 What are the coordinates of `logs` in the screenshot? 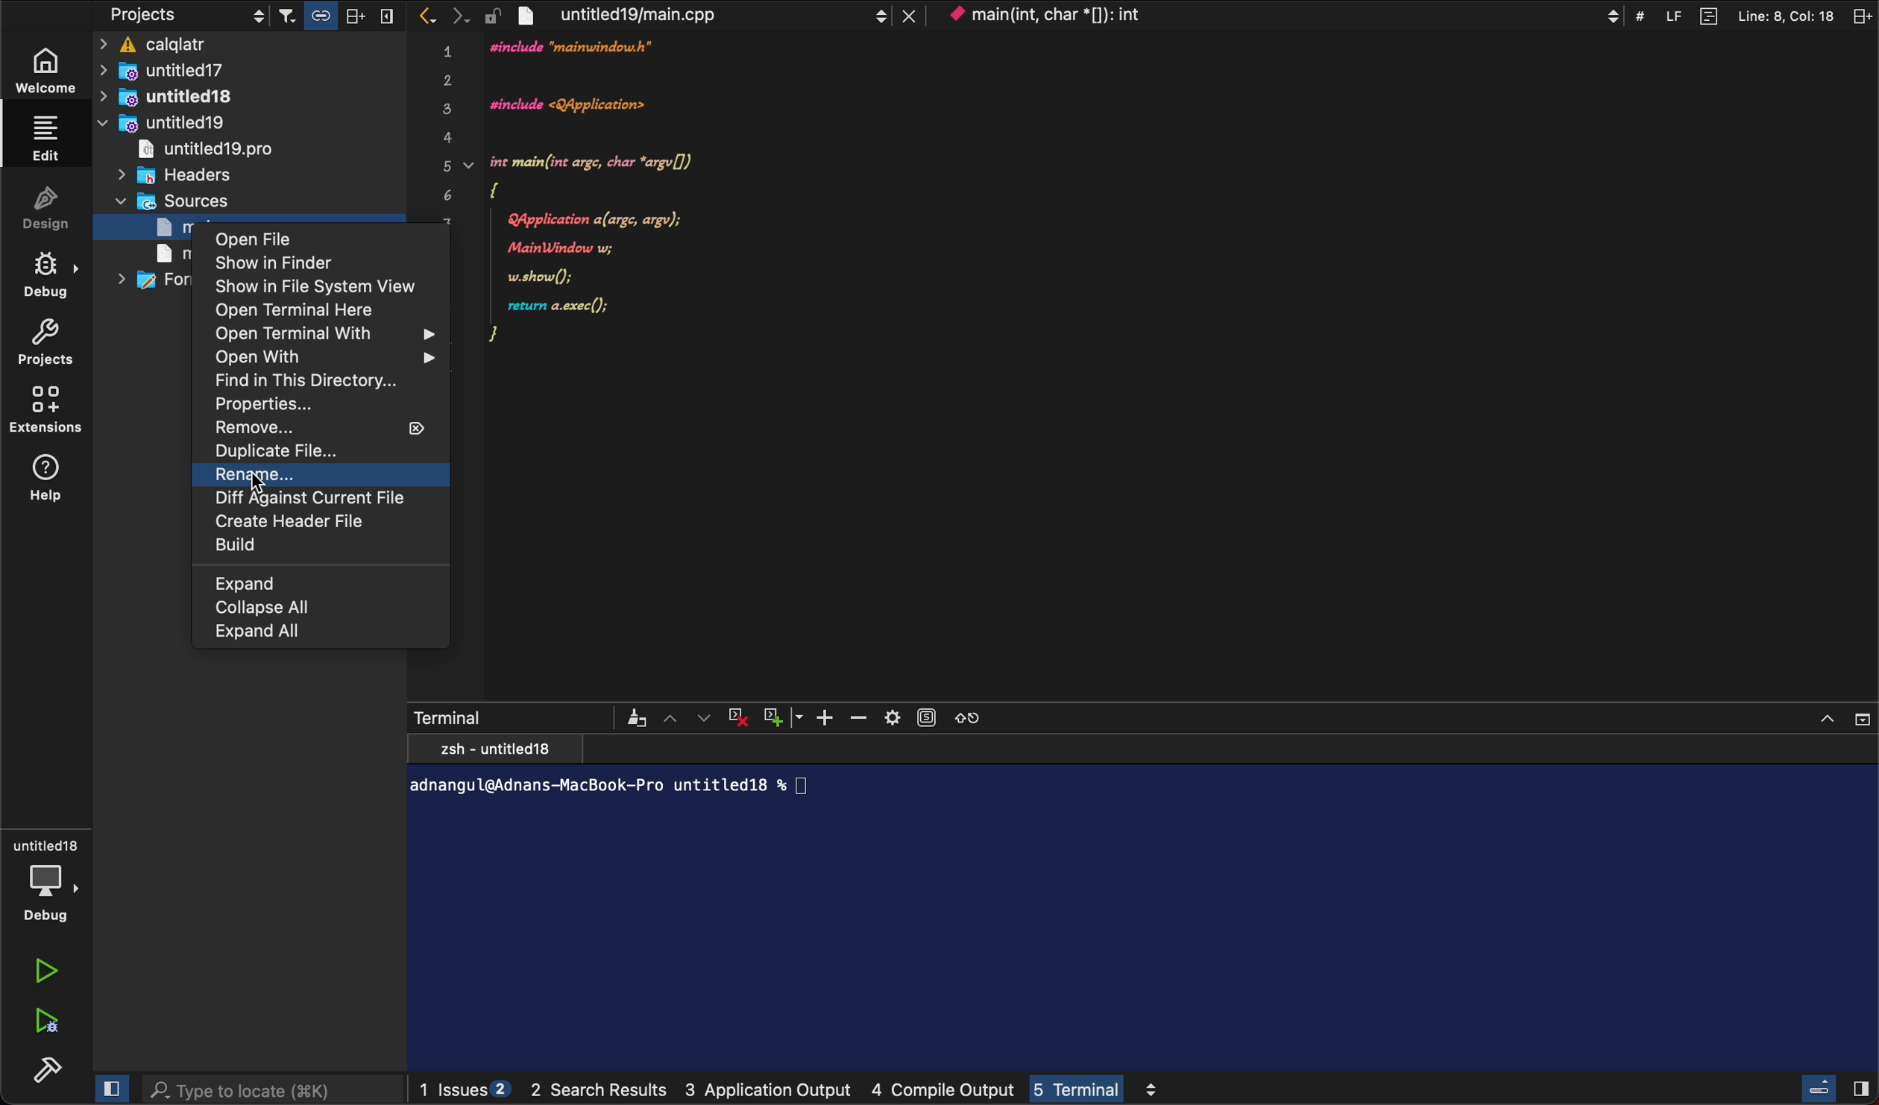 It's located at (802, 1091).